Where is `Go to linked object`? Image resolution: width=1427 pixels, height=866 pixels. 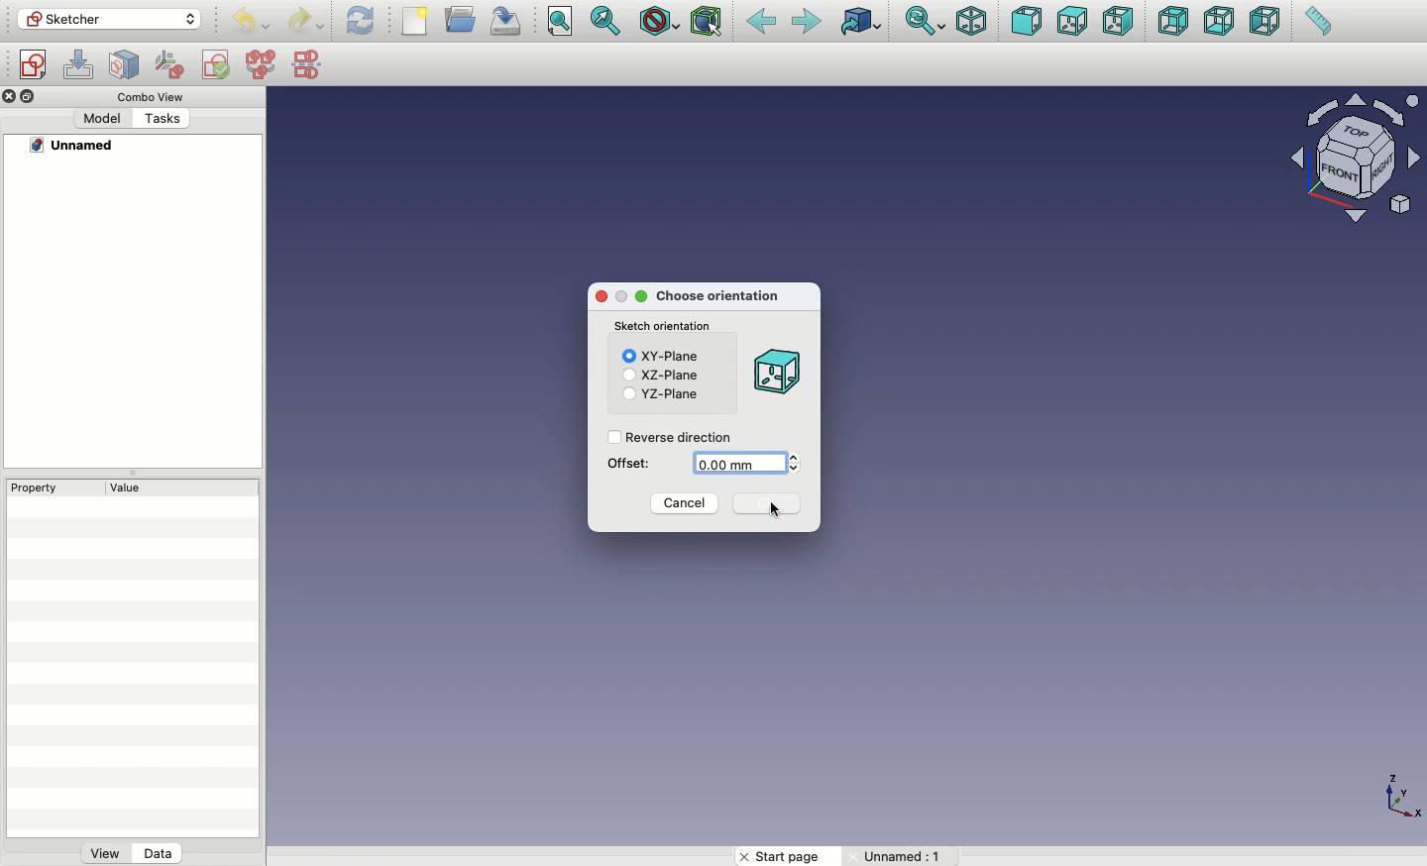 Go to linked object is located at coordinates (860, 21).